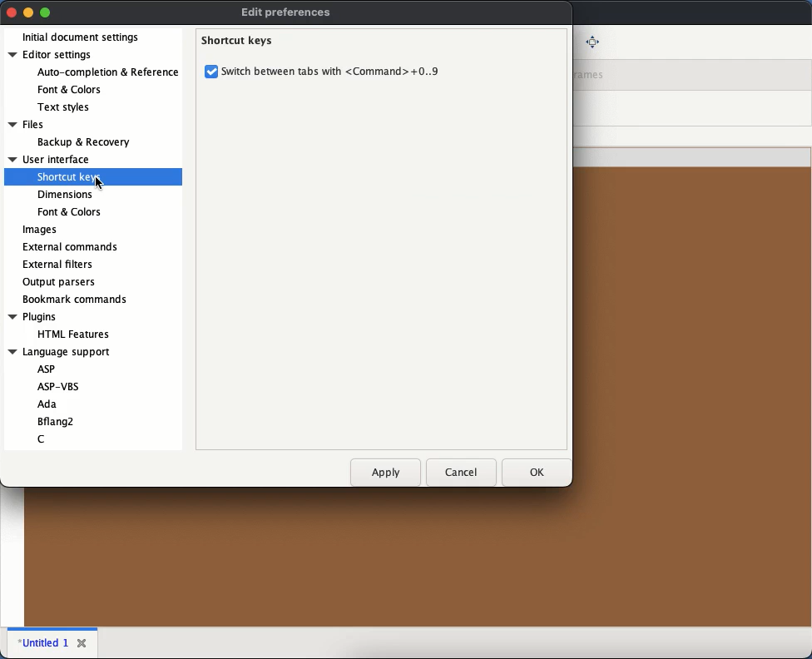 Image resolution: width=812 pixels, height=659 pixels. Describe the element at coordinates (46, 13) in the screenshot. I see `maximize` at that location.